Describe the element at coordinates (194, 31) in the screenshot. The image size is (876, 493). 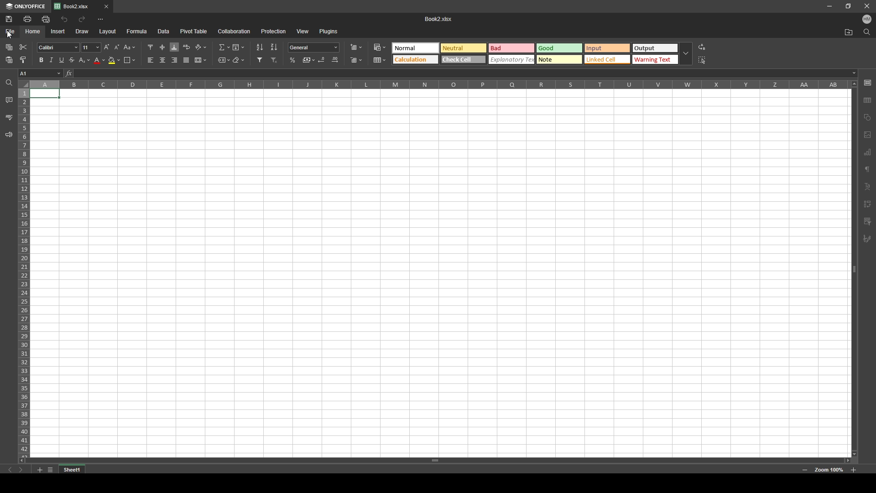
I see `pivot table` at that location.